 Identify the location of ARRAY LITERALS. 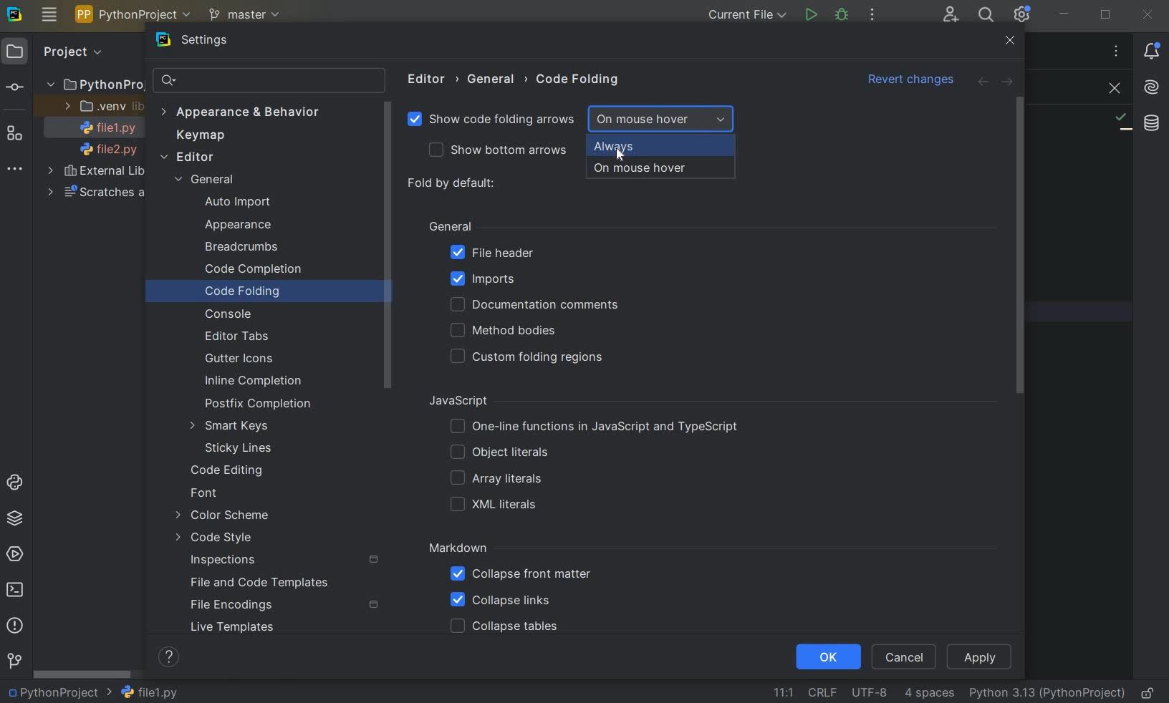
(496, 480).